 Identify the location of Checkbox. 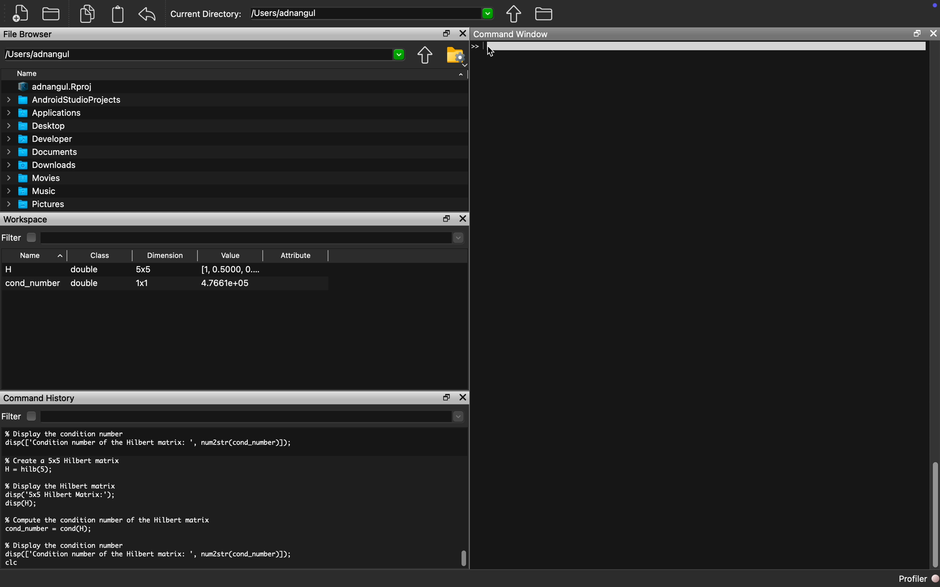
(31, 416).